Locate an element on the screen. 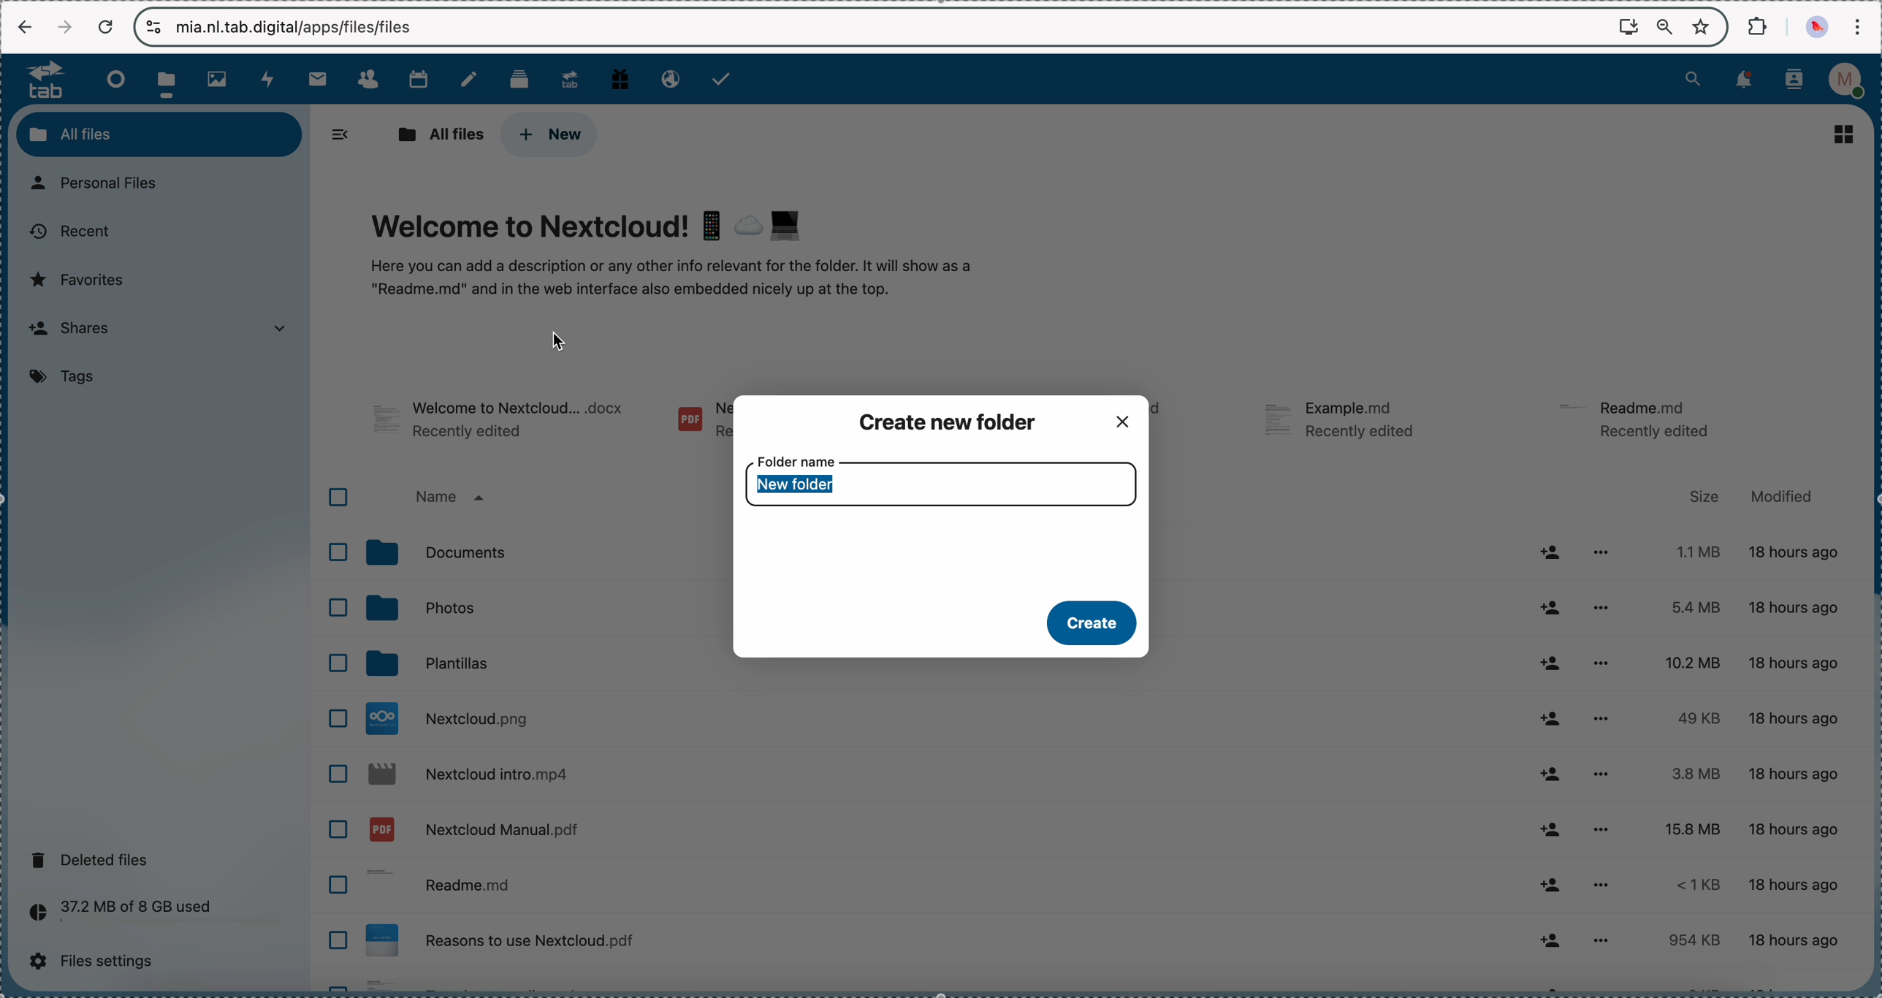  files settings is located at coordinates (99, 961).